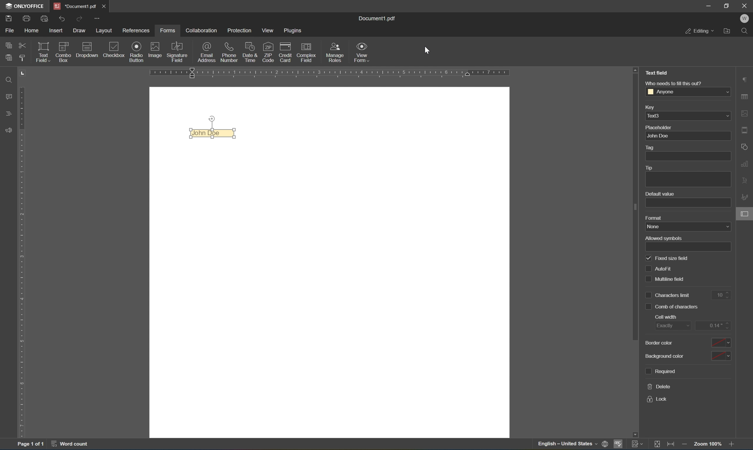  What do you see at coordinates (669, 296) in the screenshot?
I see `characters limit` at bounding box center [669, 296].